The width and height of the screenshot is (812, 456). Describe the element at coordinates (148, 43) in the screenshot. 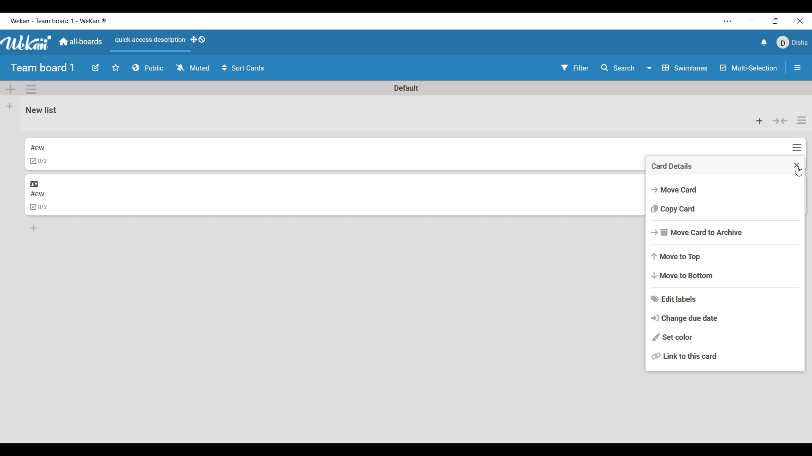

I see `Quick access description` at that location.